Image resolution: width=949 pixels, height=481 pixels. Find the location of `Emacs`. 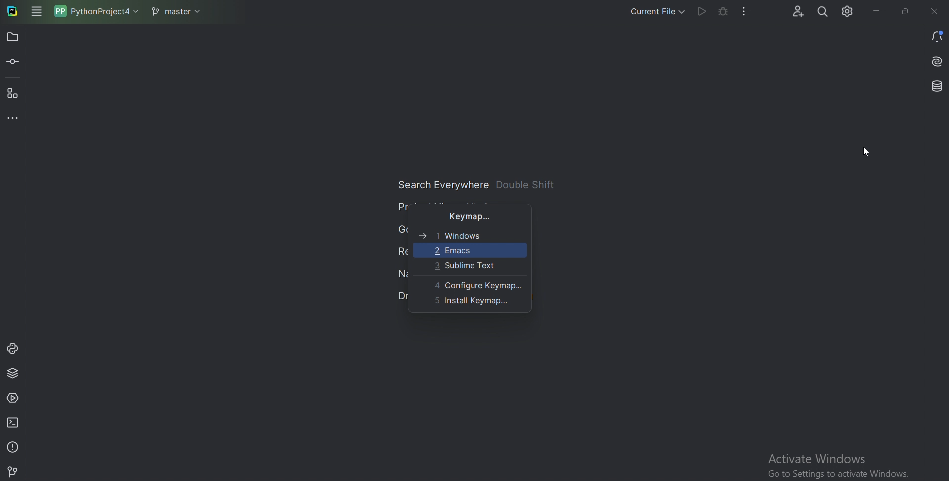

Emacs is located at coordinates (453, 250).